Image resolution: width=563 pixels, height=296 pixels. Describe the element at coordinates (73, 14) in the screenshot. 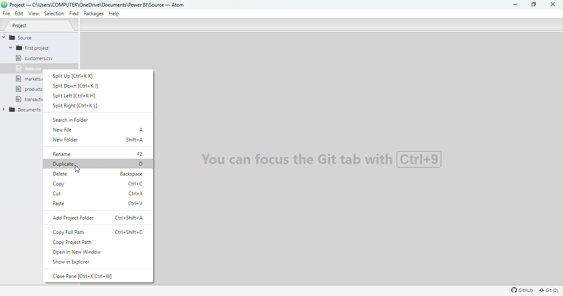

I see `Find` at that location.